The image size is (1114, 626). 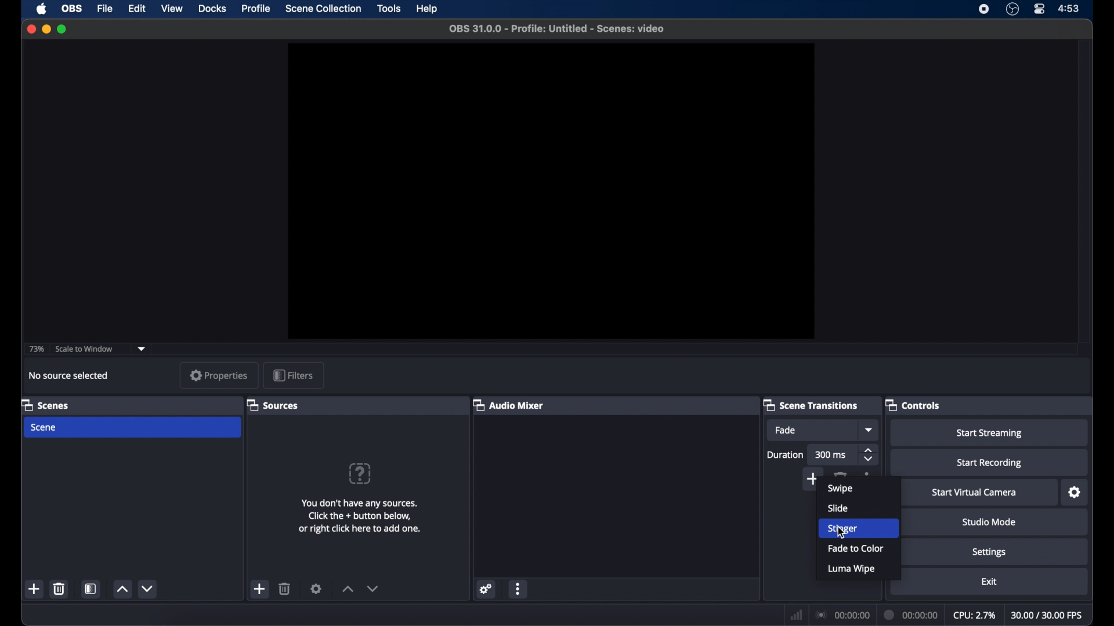 What do you see at coordinates (852, 570) in the screenshot?
I see `luma wipe` at bounding box center [852, 570].